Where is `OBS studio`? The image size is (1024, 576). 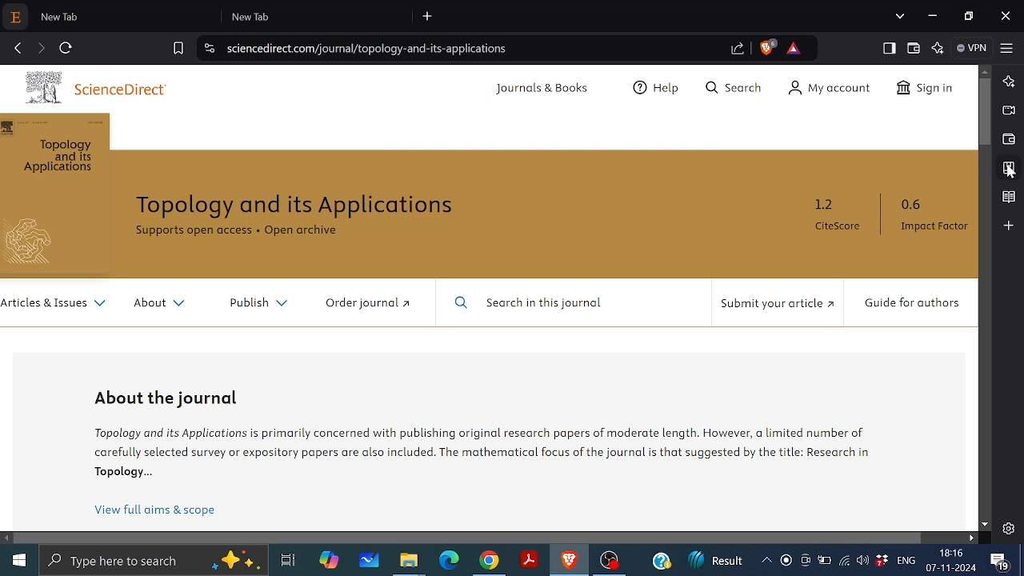 OBS studio is located at coordinates (613, 562).